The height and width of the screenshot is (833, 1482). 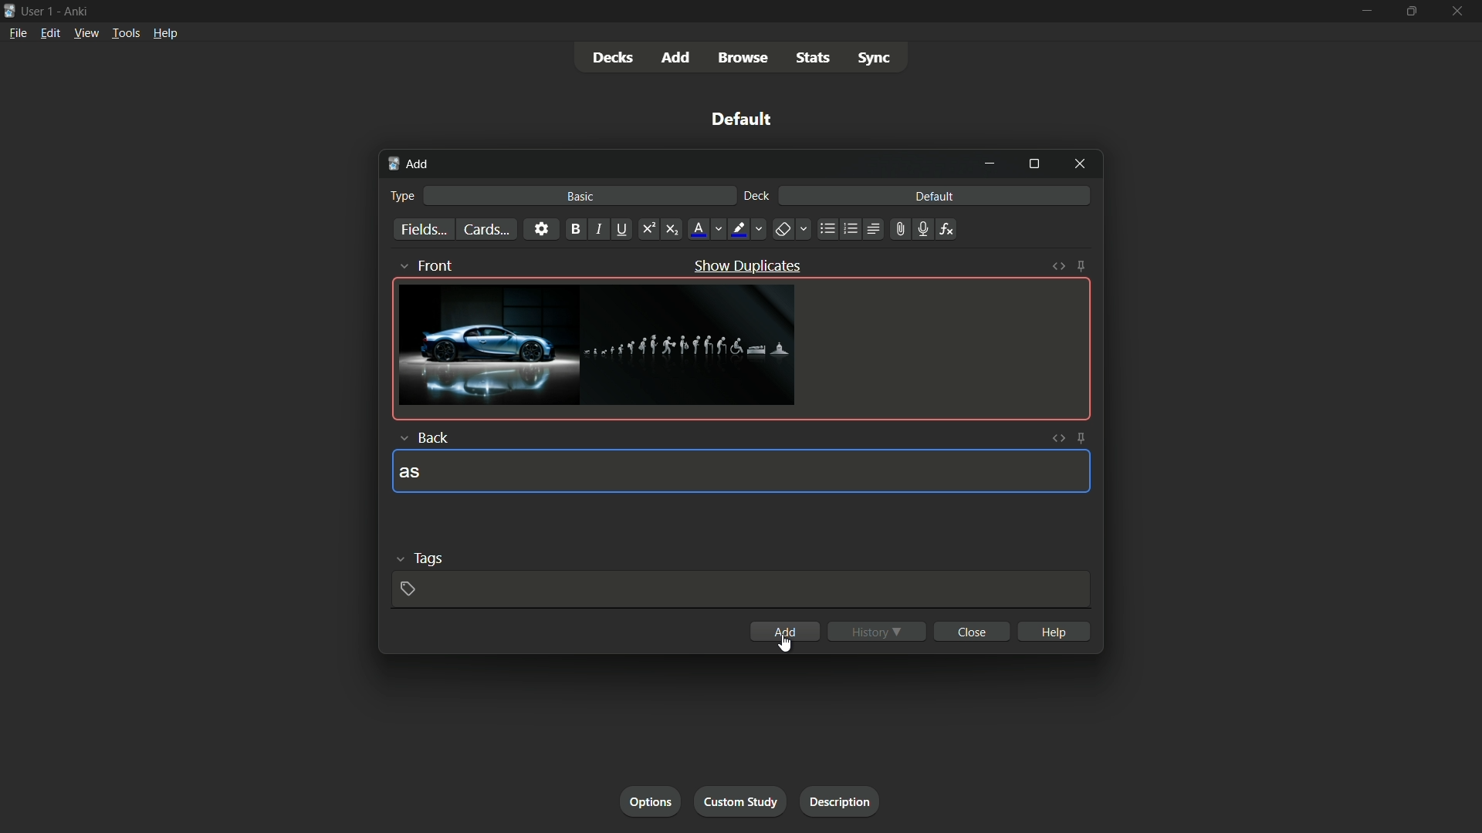 What do you see at coordinates (692, 346) in the screenshot?
I see `second image added` at bounding box center [692, 346].